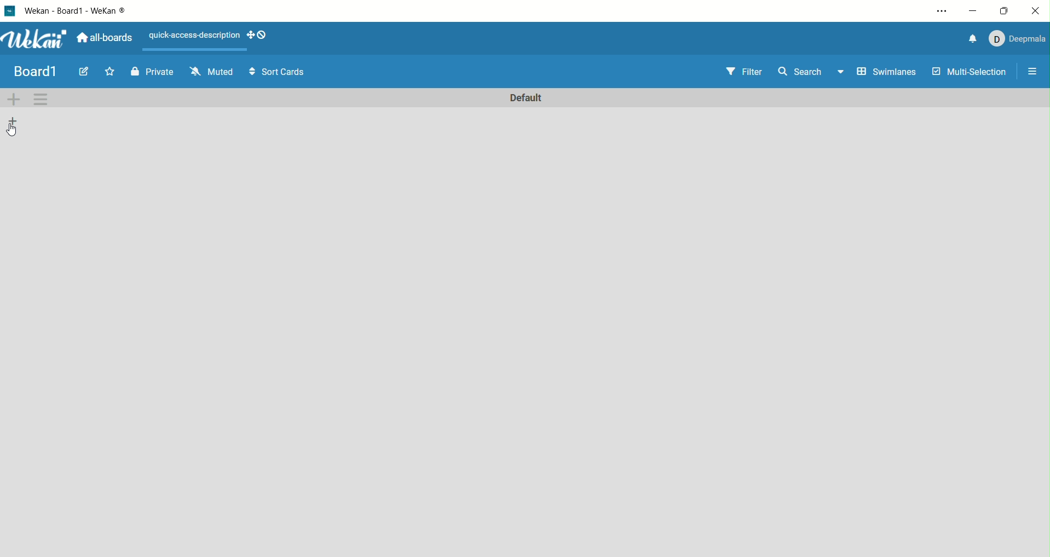 This screenshot has height=557, width=1050. Describe the element at coordinates (971, 72) in the screenshot. I see `multi-selection` at that location.